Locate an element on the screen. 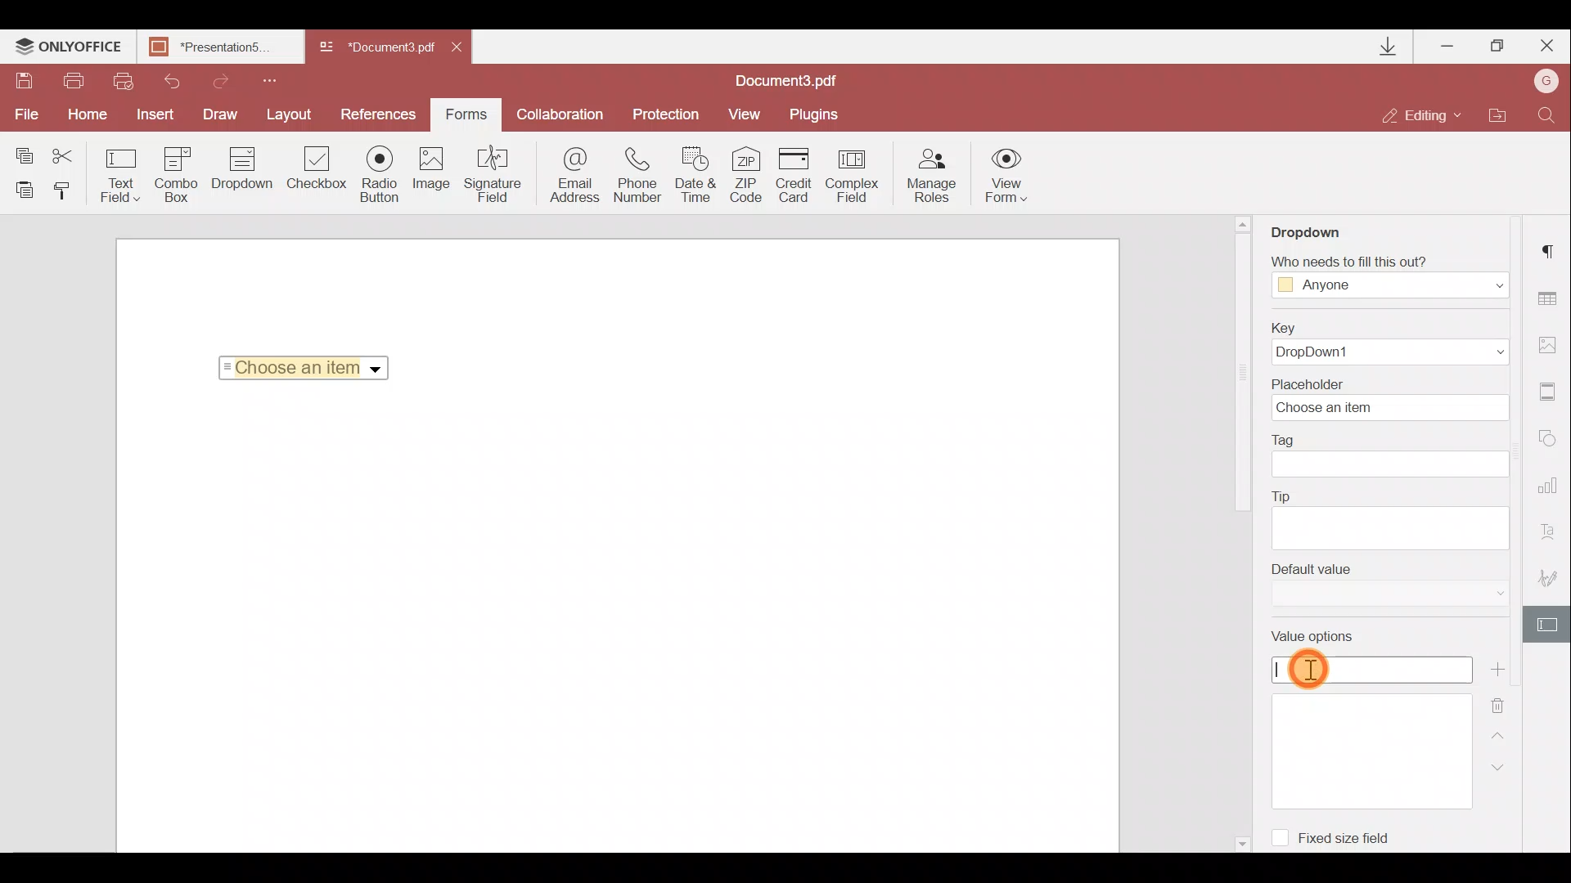  Account name is located at coordinates (1542, 83).